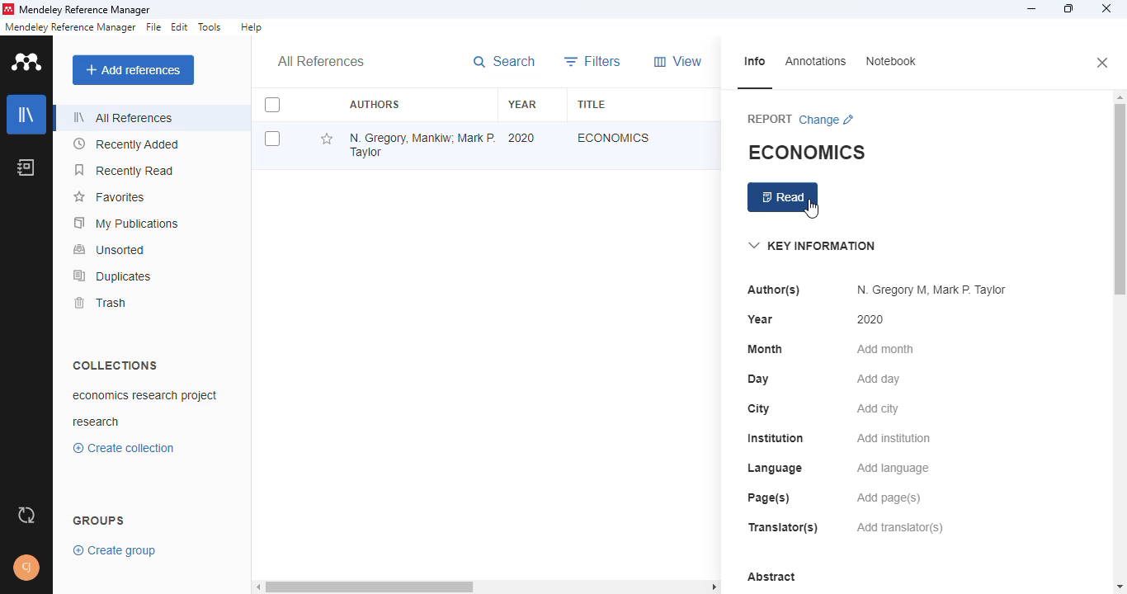 This screenshot has height=594, width=1127. Describe the element at coordinates (785, 527) in the screenshot. I see `translator(s)` at that location.